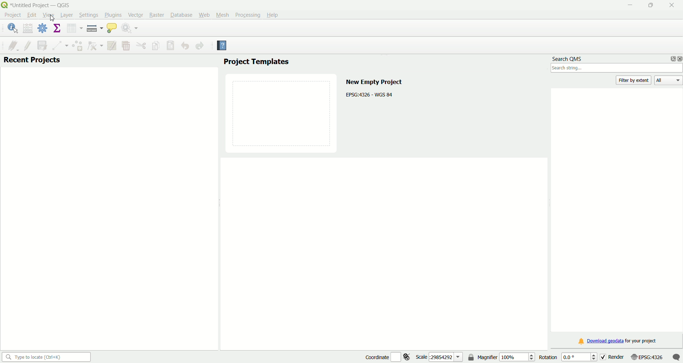 Image resolution: width=683 pixels, height=363 pixels. Describe the element at coordinates (200, 46) in the screenshot. I see `redo` at that location.